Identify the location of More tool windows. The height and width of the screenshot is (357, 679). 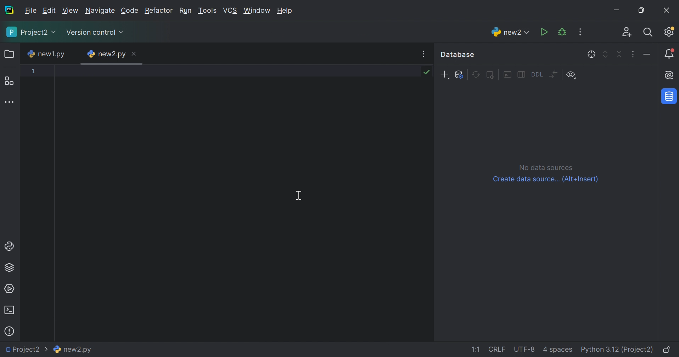
(10, 102).